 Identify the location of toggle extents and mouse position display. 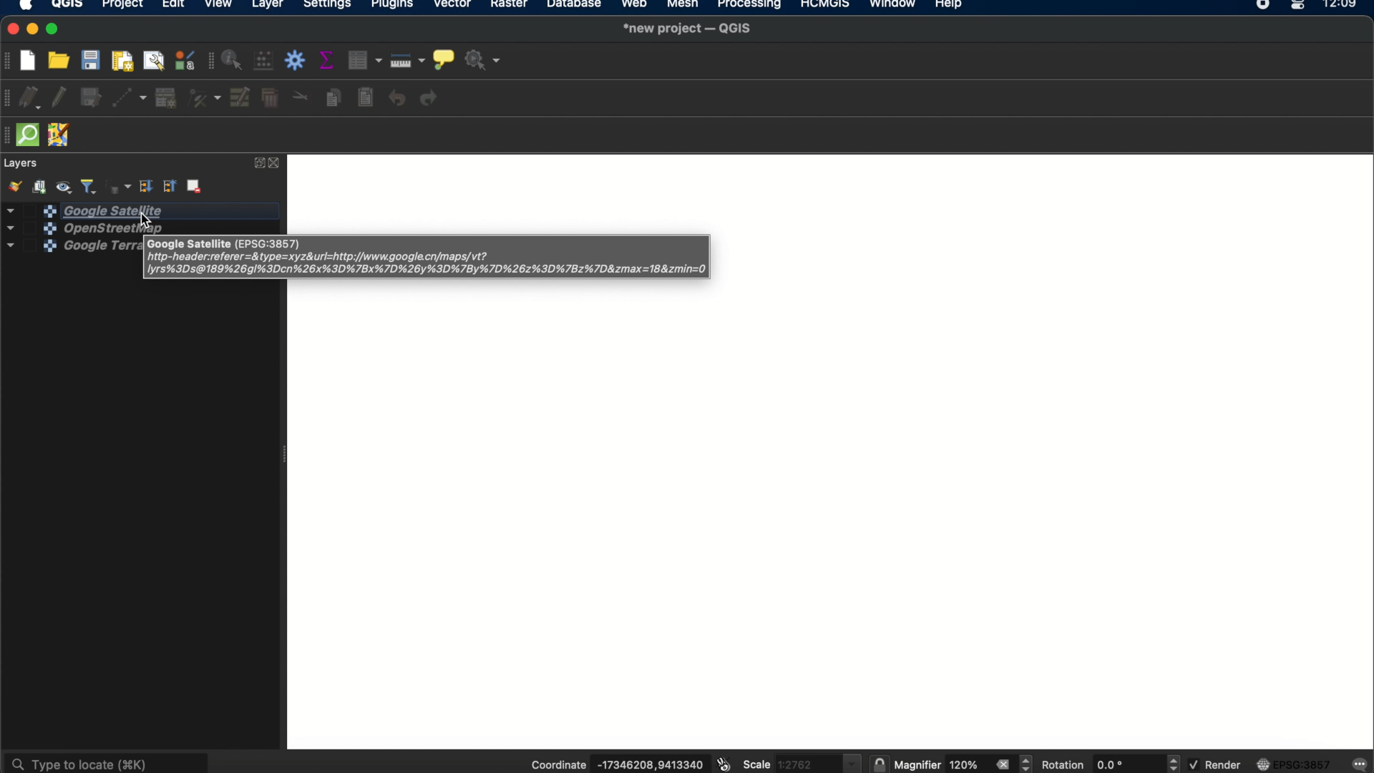
(722, 764).